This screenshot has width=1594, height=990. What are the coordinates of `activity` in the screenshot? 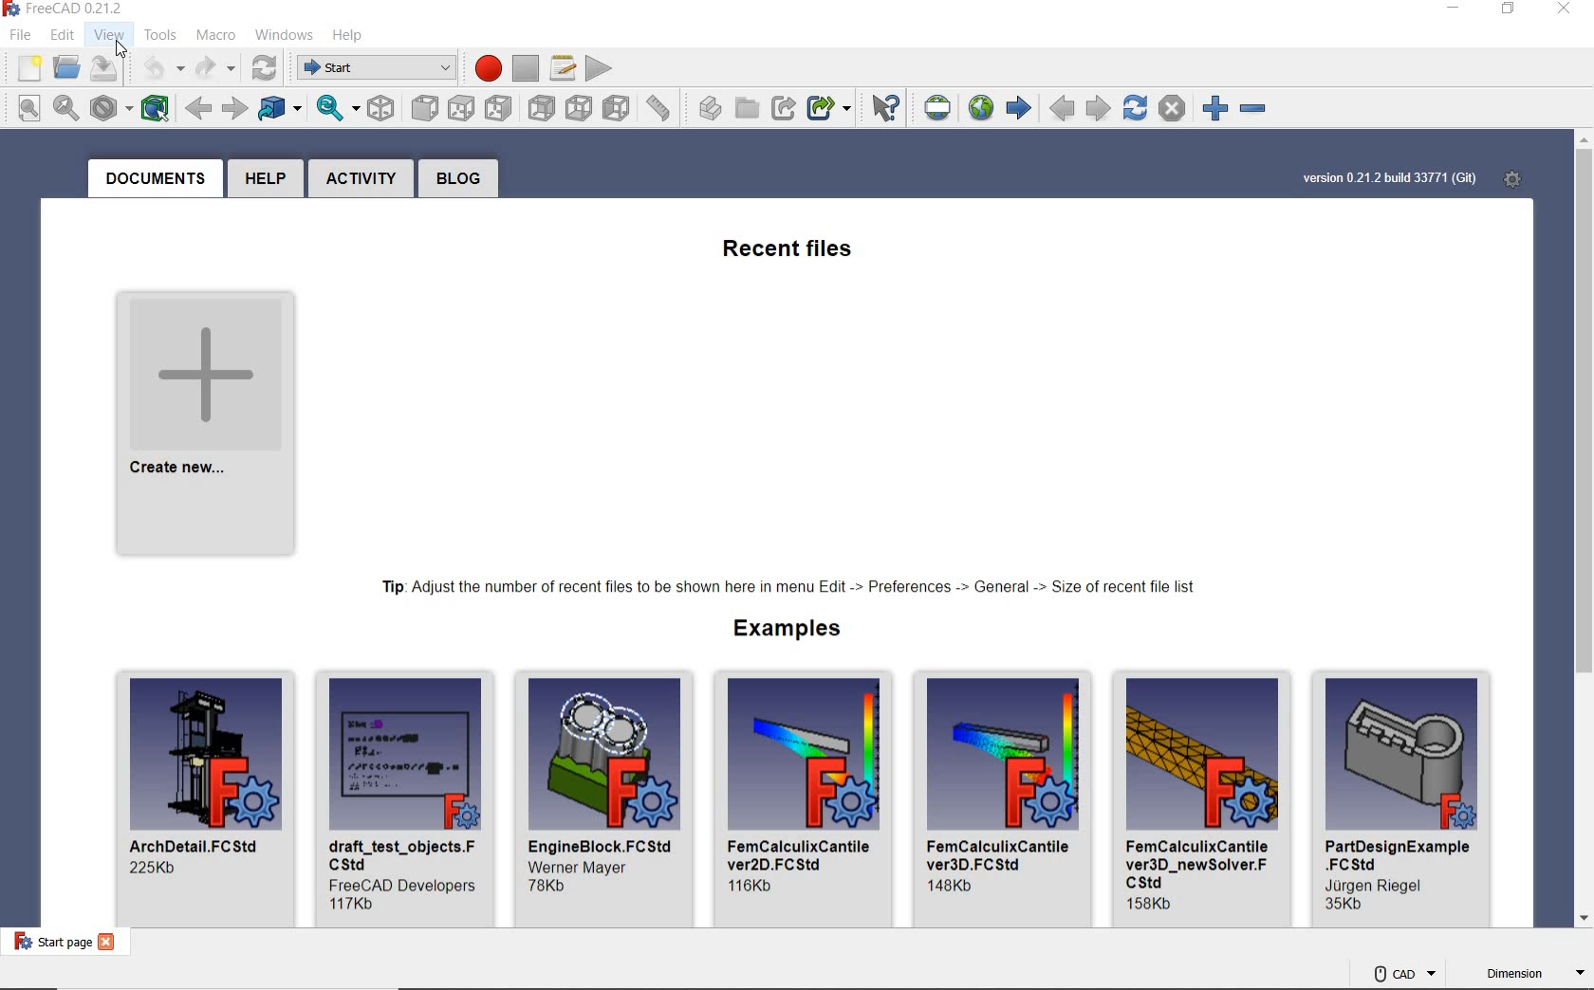 It's located at (362, 179).